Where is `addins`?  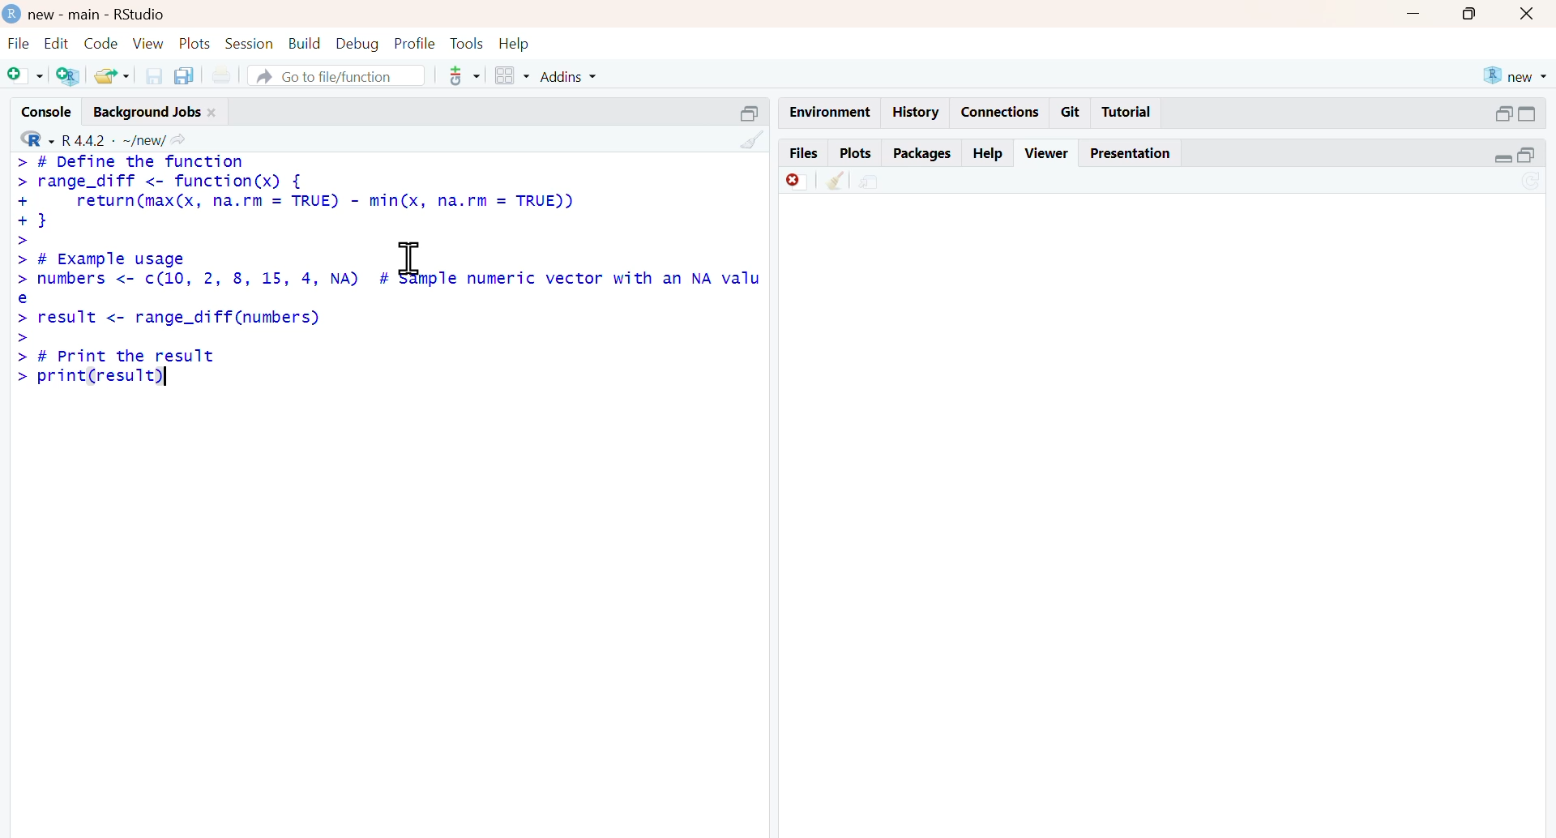
addins is located at coordinates (571, 77).